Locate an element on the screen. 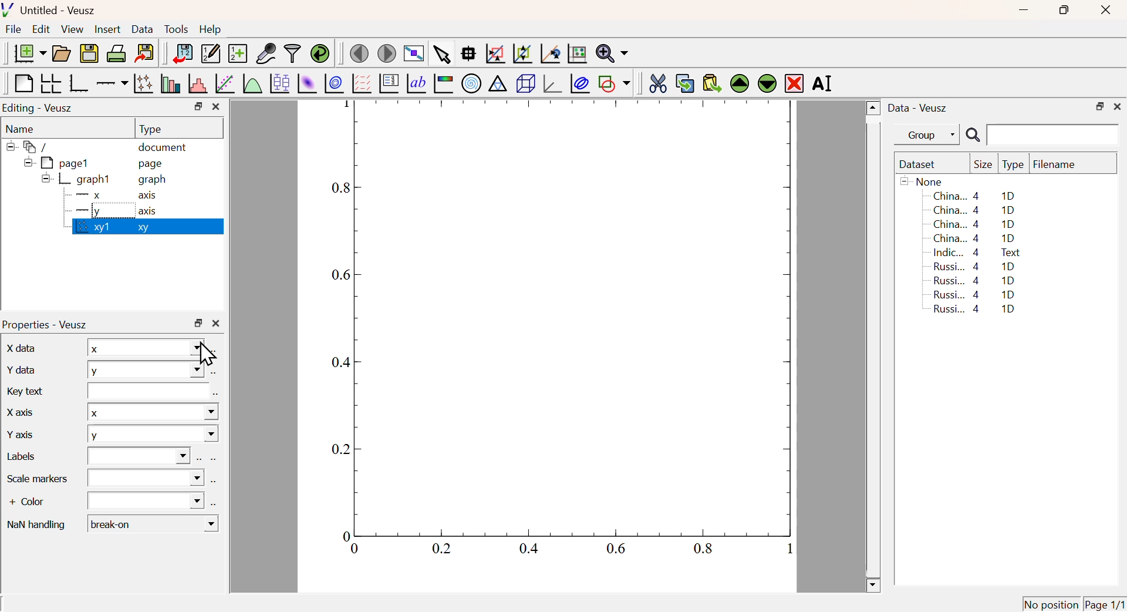  Untitled - Veusz is located at coordinates (52, 11).